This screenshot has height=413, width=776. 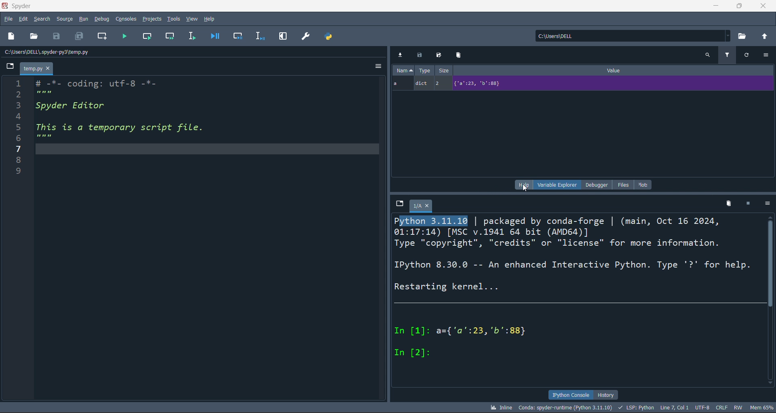 I want to click on Python 3.11.10 | packaged by conda-forge | (main, Oct 16 2024,
01:17:14) [MSC v.1941 64 bit (AMD64)]

Type “copyright”, "credits" or "license" for more information.
IPython 8.30.0 -- An enhanced Interactive Python. Type '?' for help.
Restarting kernel...

In [1]: a={'a":23,'b':88}

In [2]:, so click(x=576, y=291).